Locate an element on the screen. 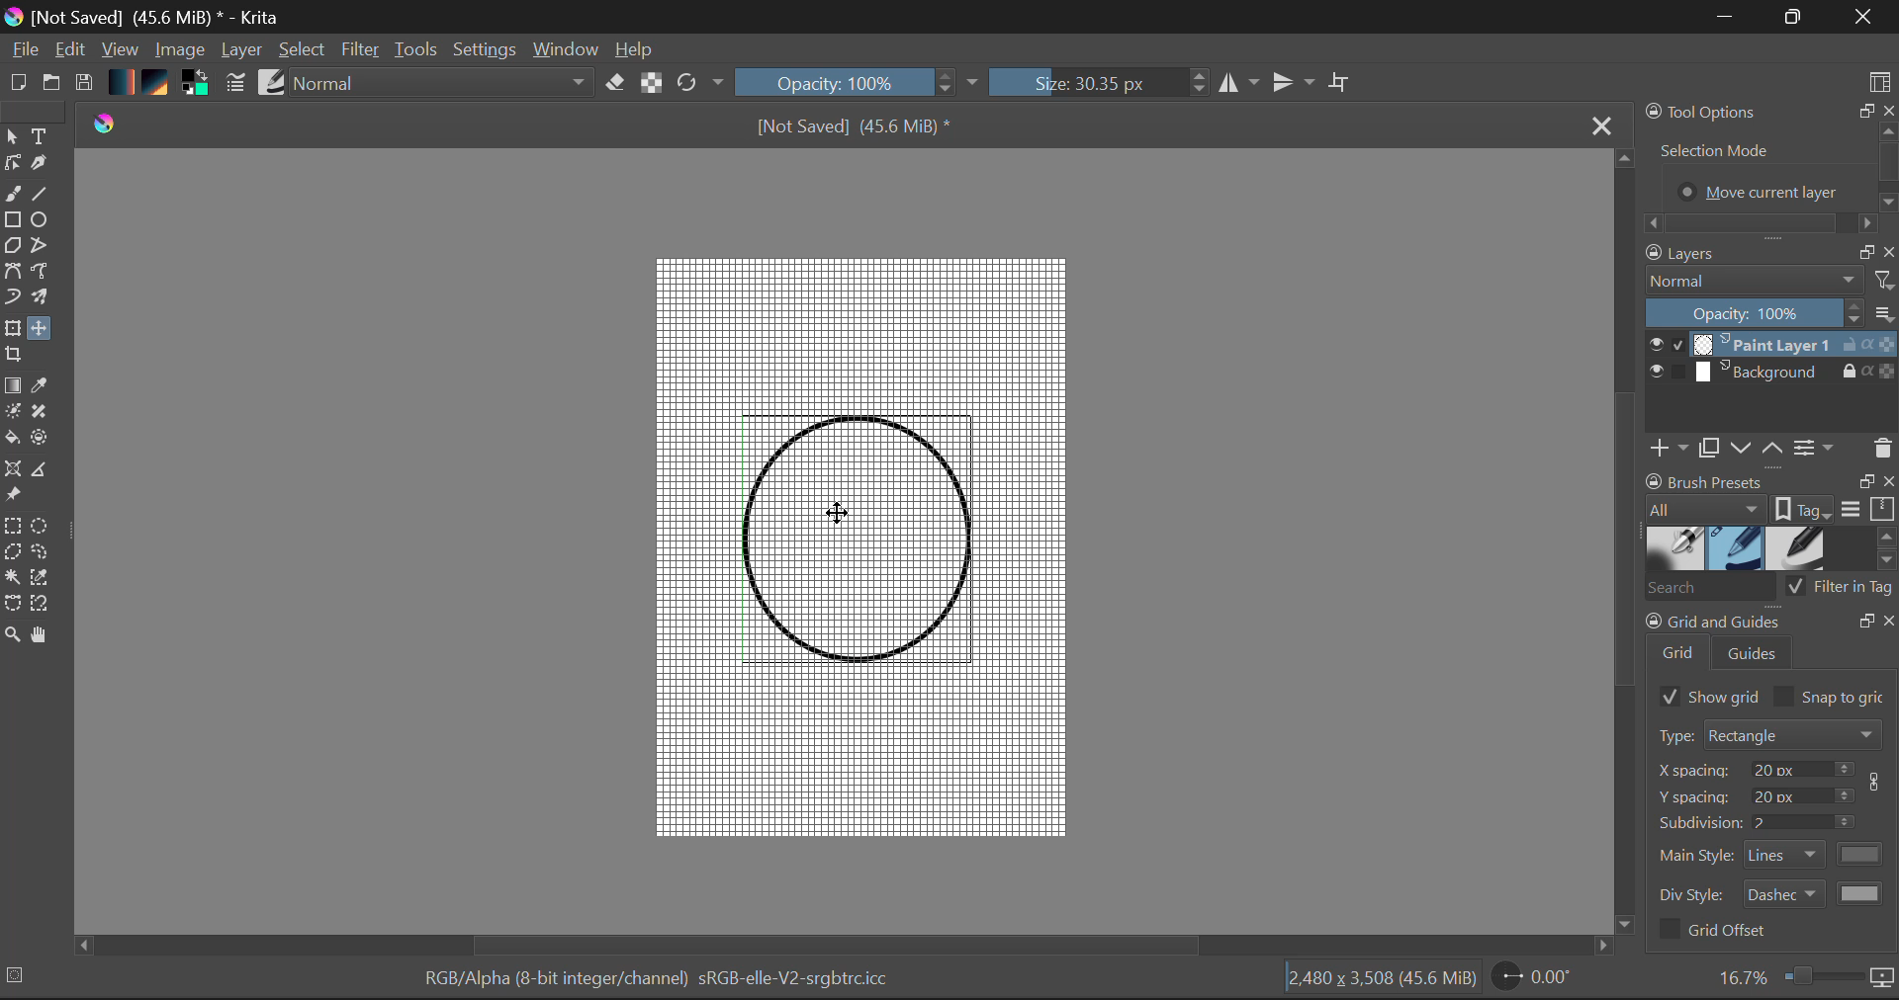 This screenshot has height=1000, width=1899. Settings is located at coordinates (486, 52).